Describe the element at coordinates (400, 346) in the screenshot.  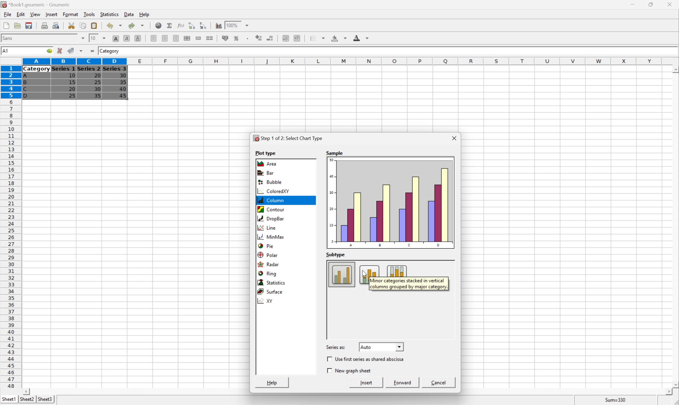
I see `Drop Down` at that location.